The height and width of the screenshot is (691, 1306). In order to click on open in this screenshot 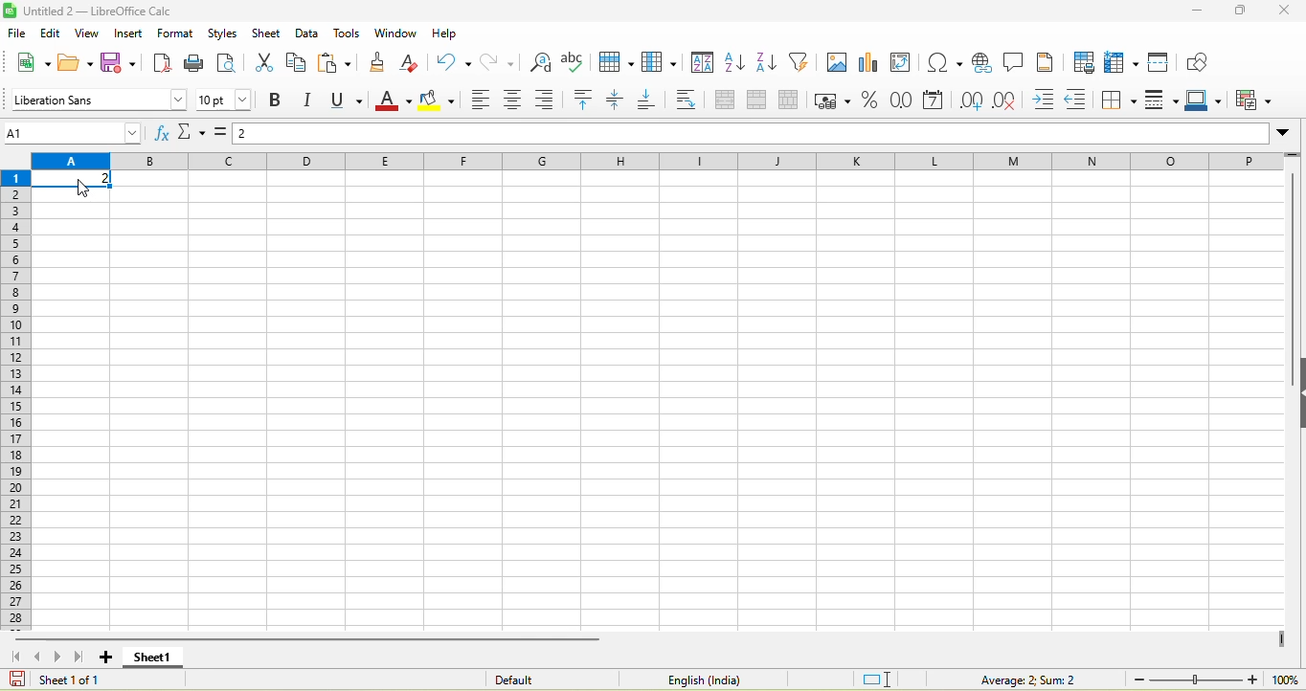, I will do `click(79, 61)`.